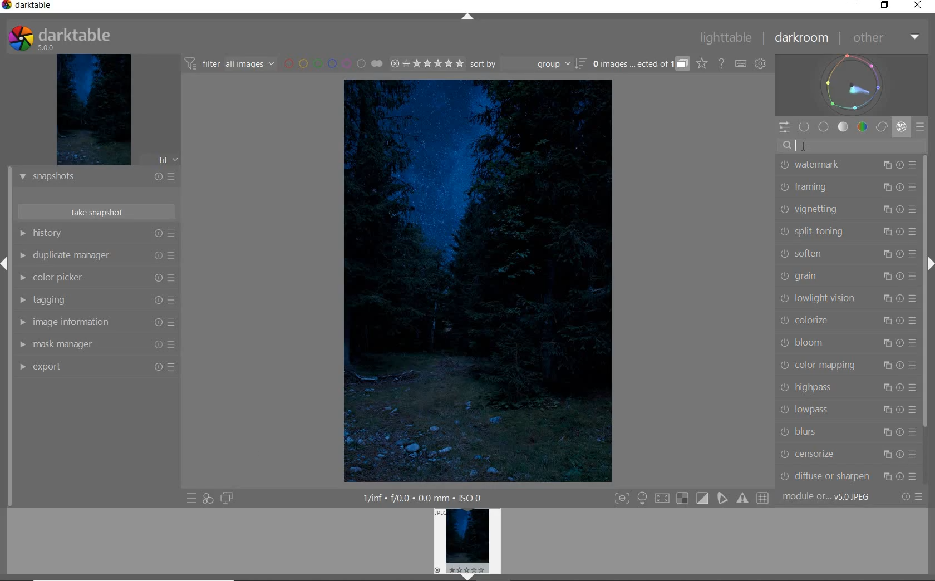 Image resolution: width=935 pixels, height=581 pixels. I want to click on QUICK ACCESS FOR APPLYING ANY OF YOUR STYLES, so click(207, 499).